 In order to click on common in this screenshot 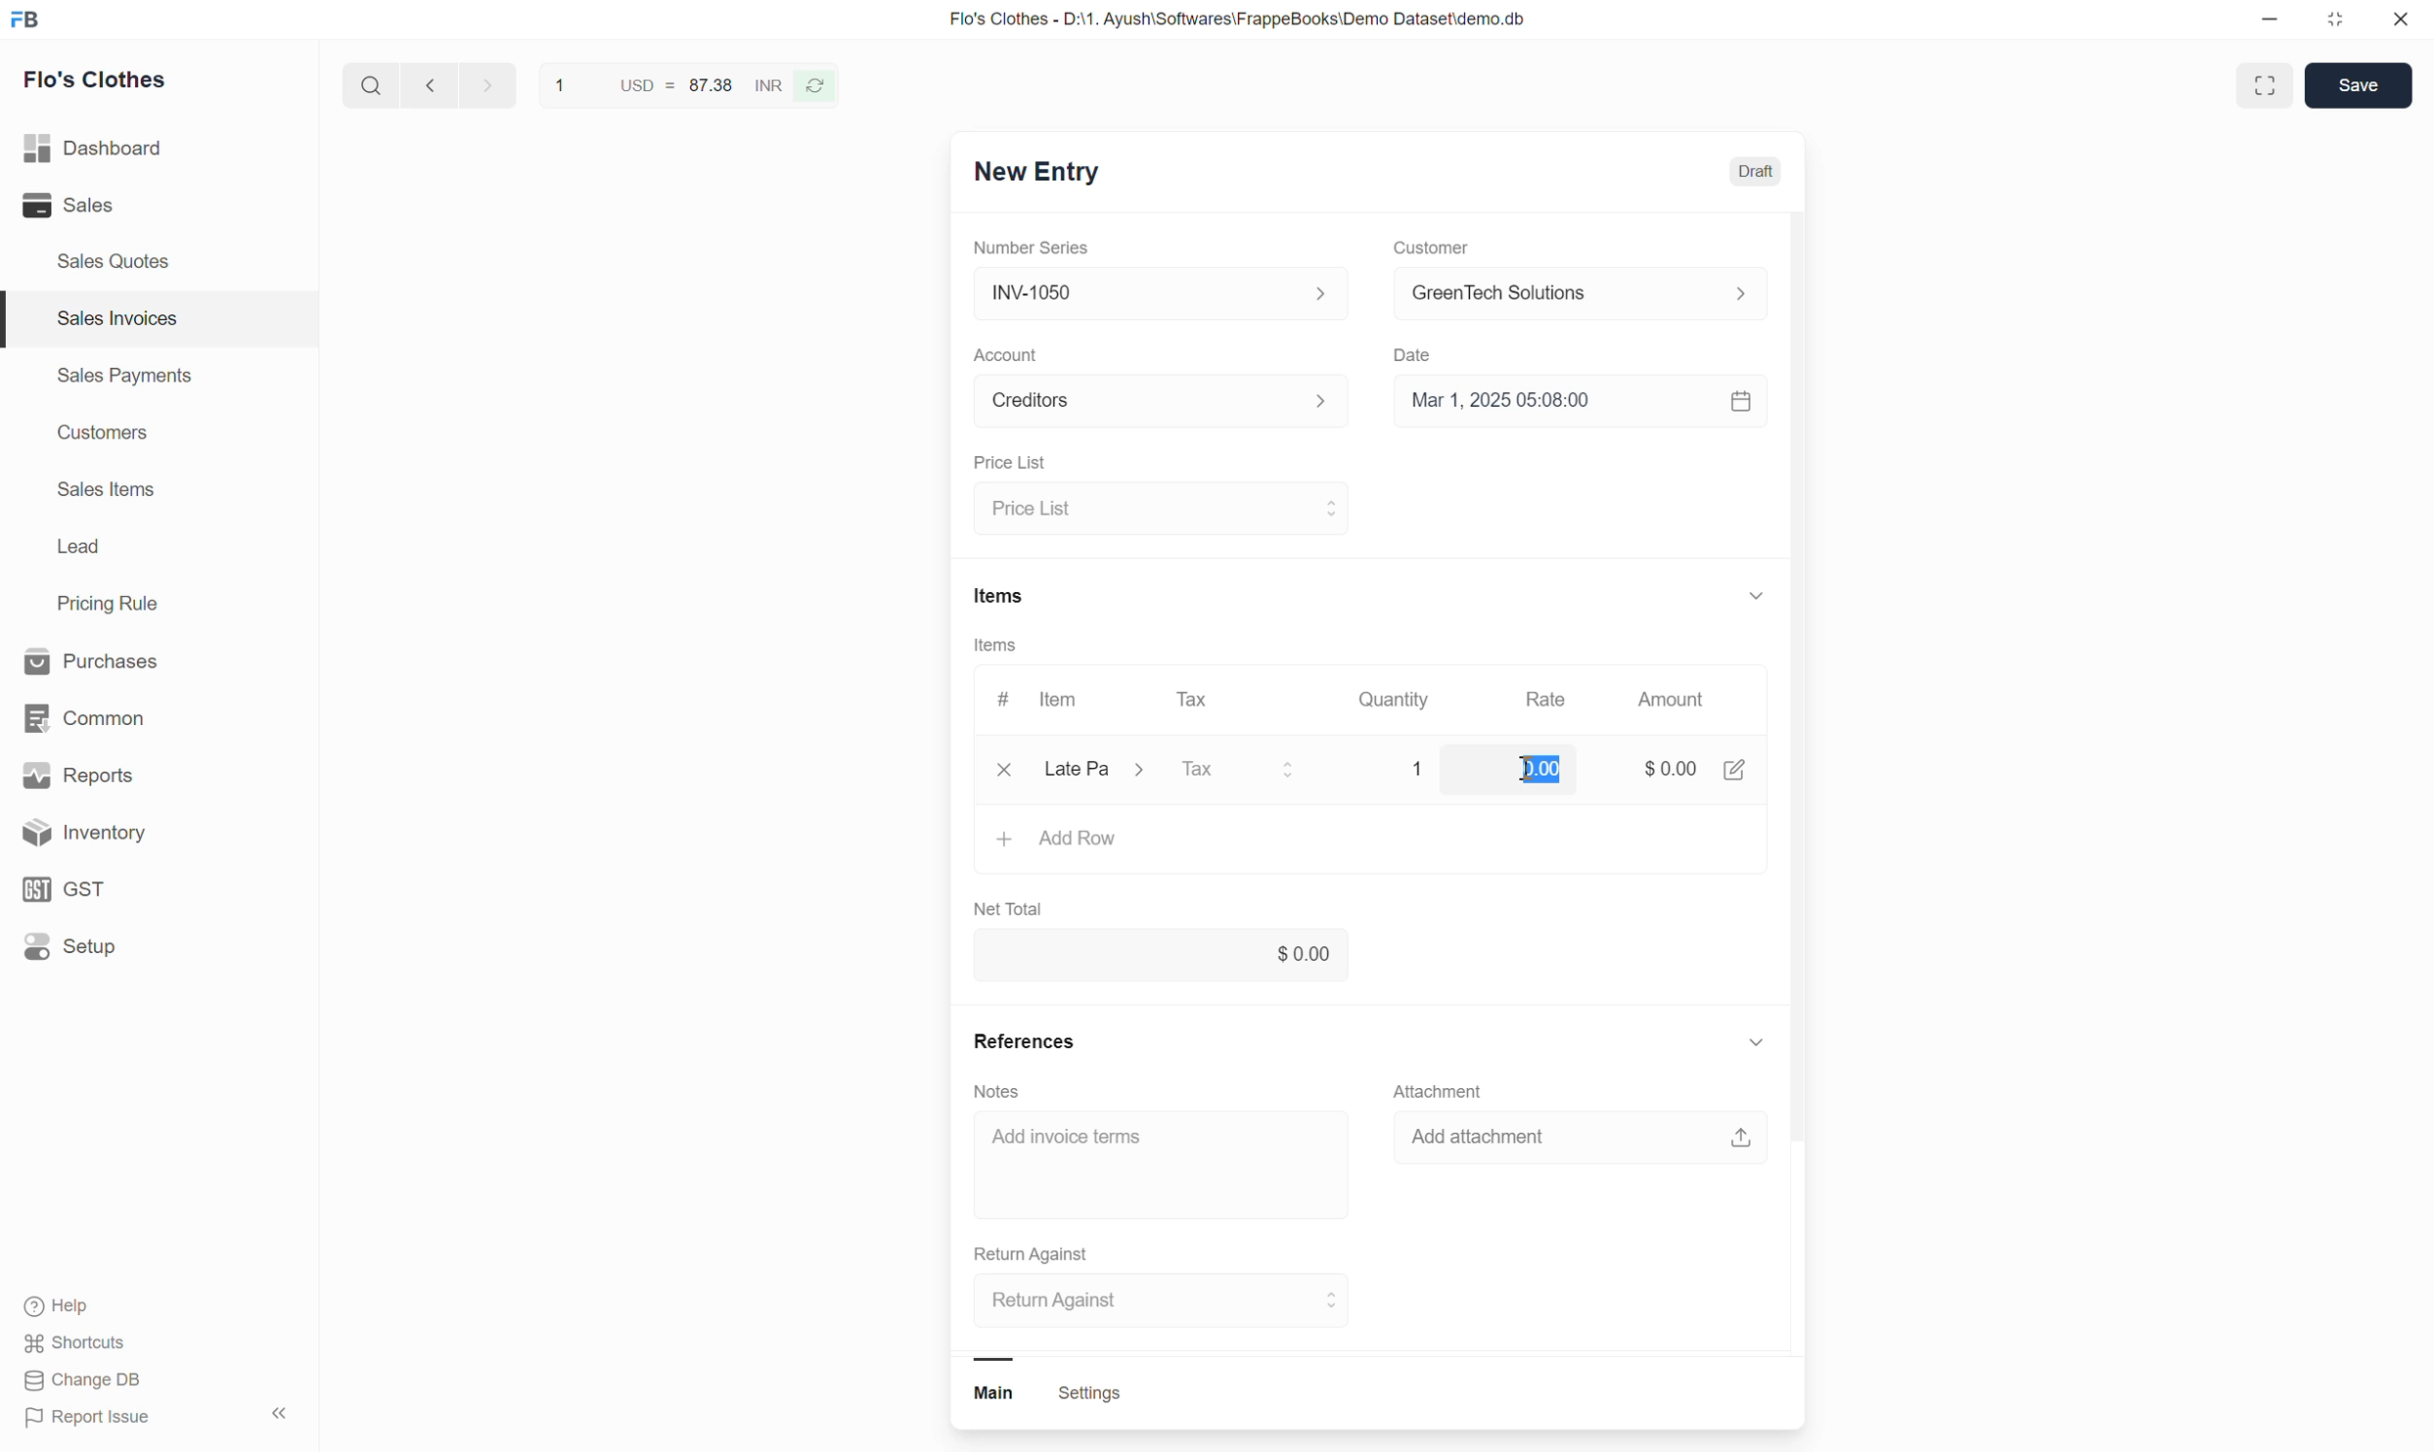, I will do `click(127, 713)`.